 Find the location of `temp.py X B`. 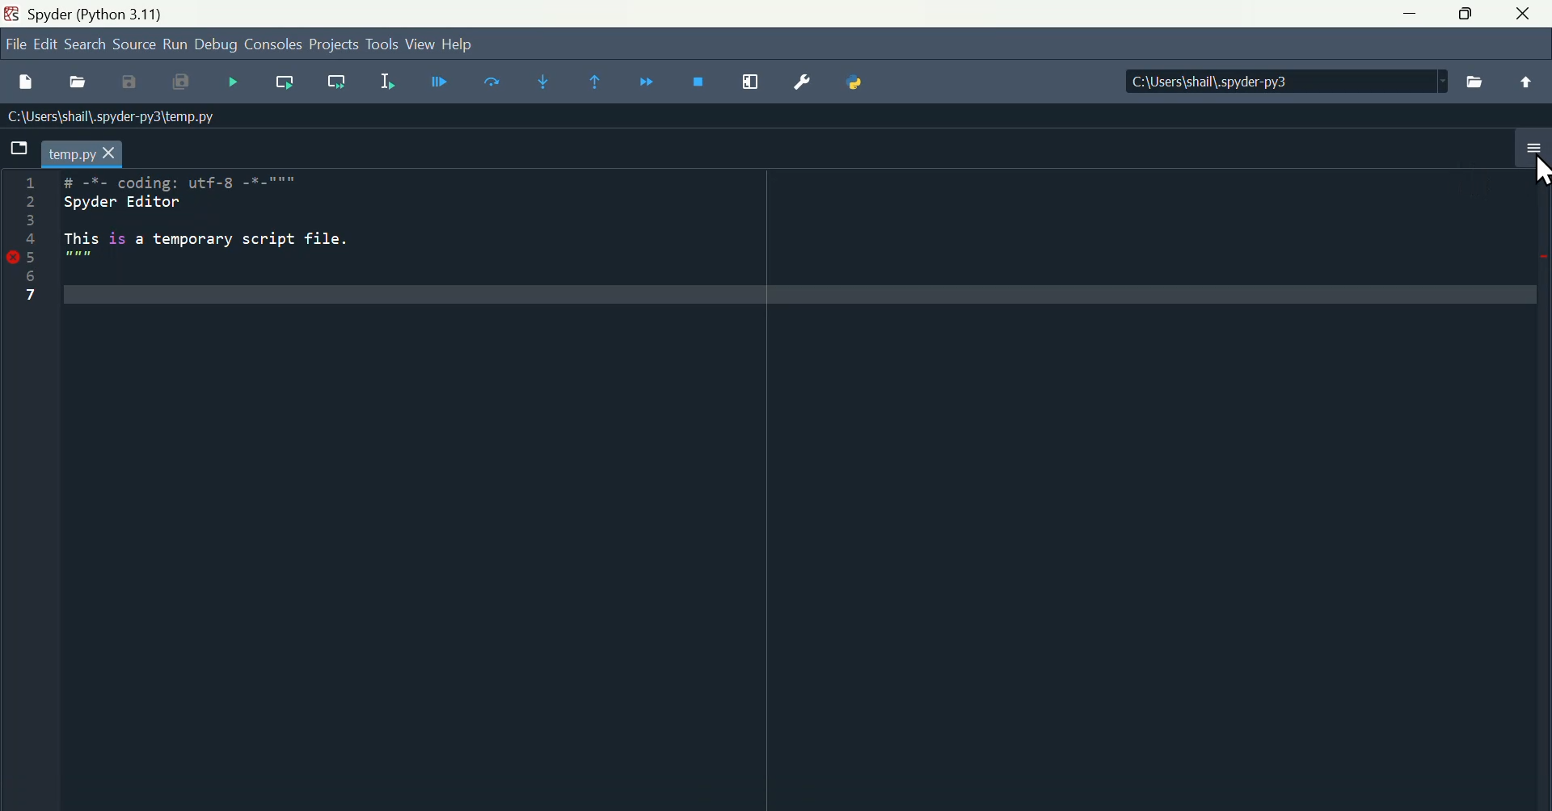

temp.py X B is located at coordinates (91, 152).